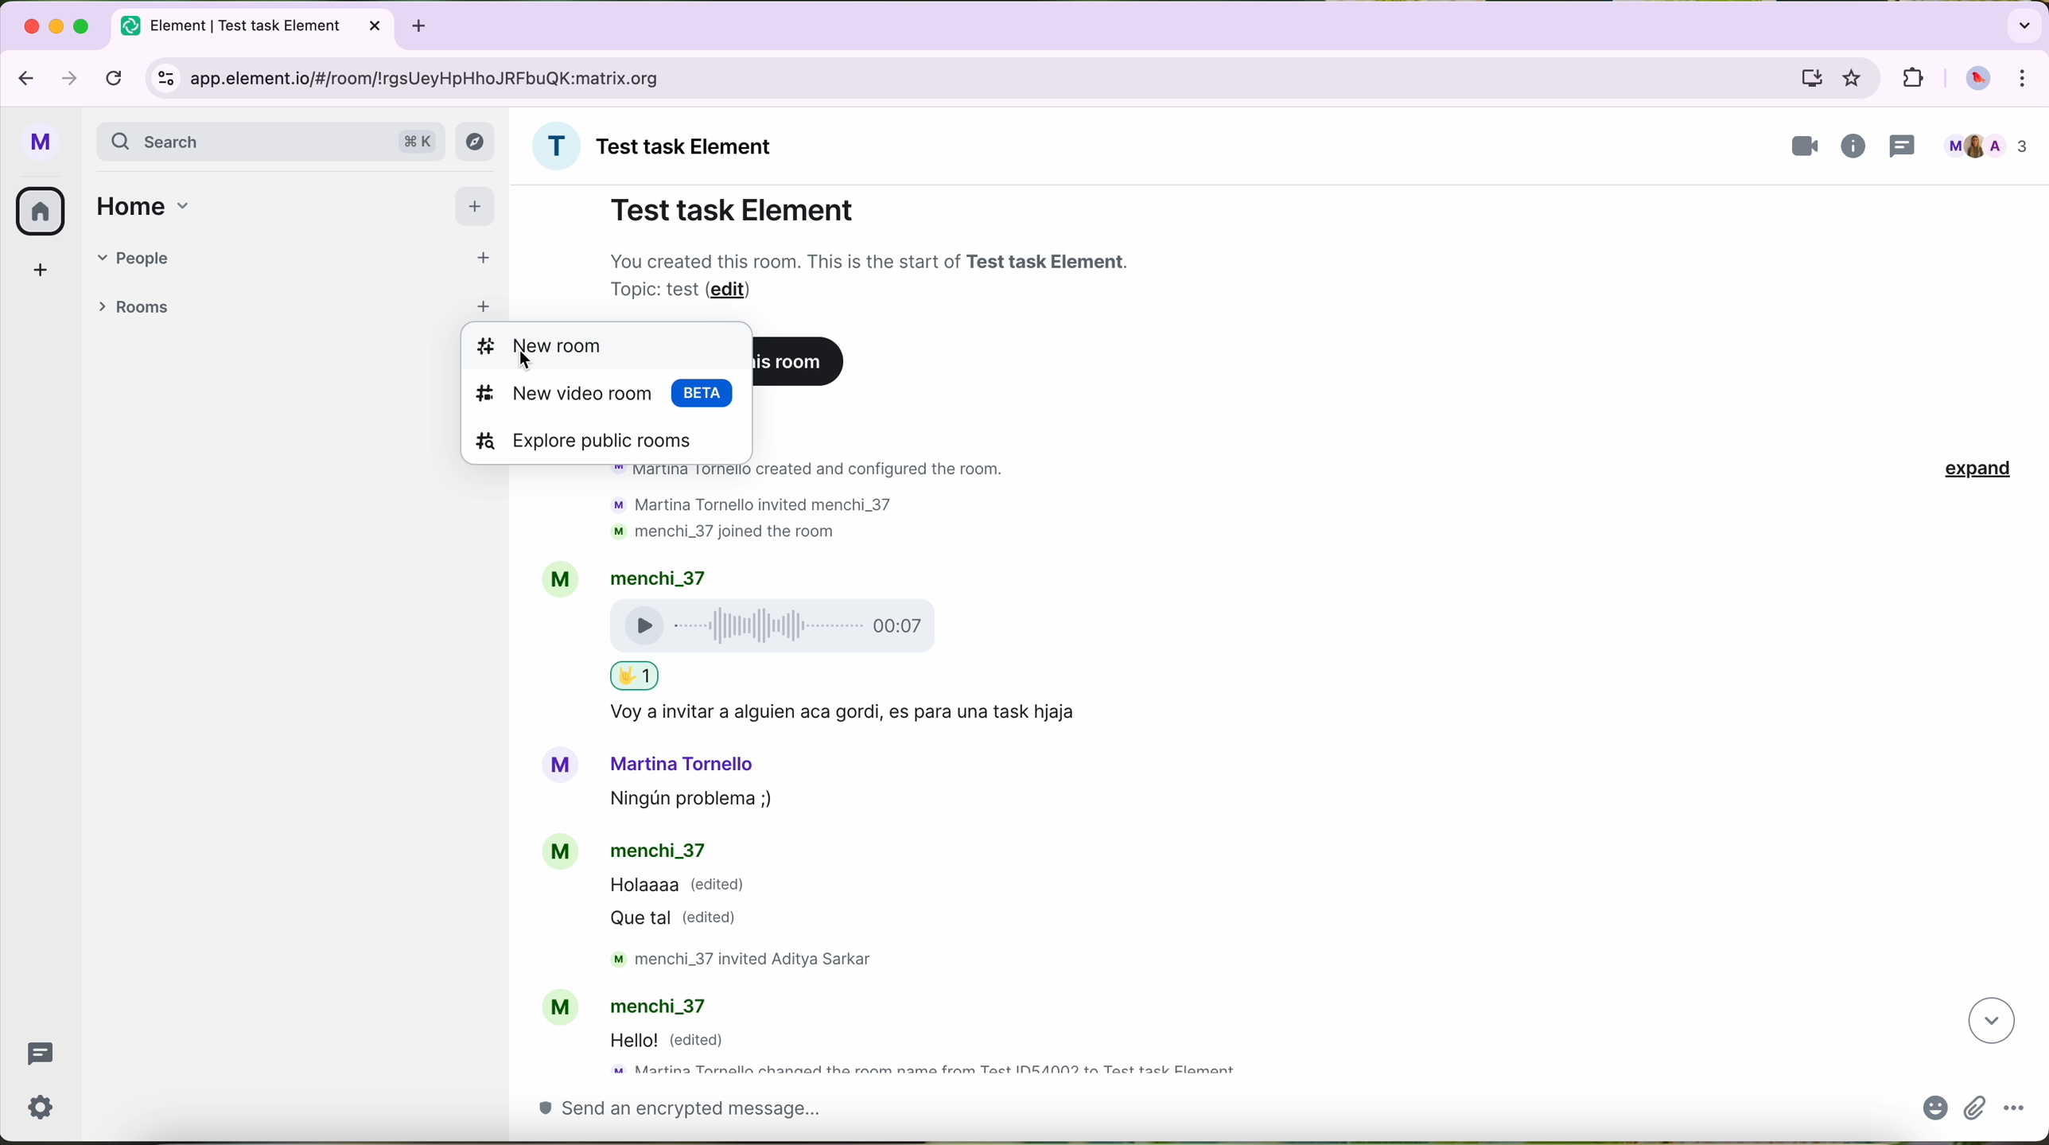 The height and width of the screenshot is (1145, 2049). I want to click on voice message, so click(879, 626).